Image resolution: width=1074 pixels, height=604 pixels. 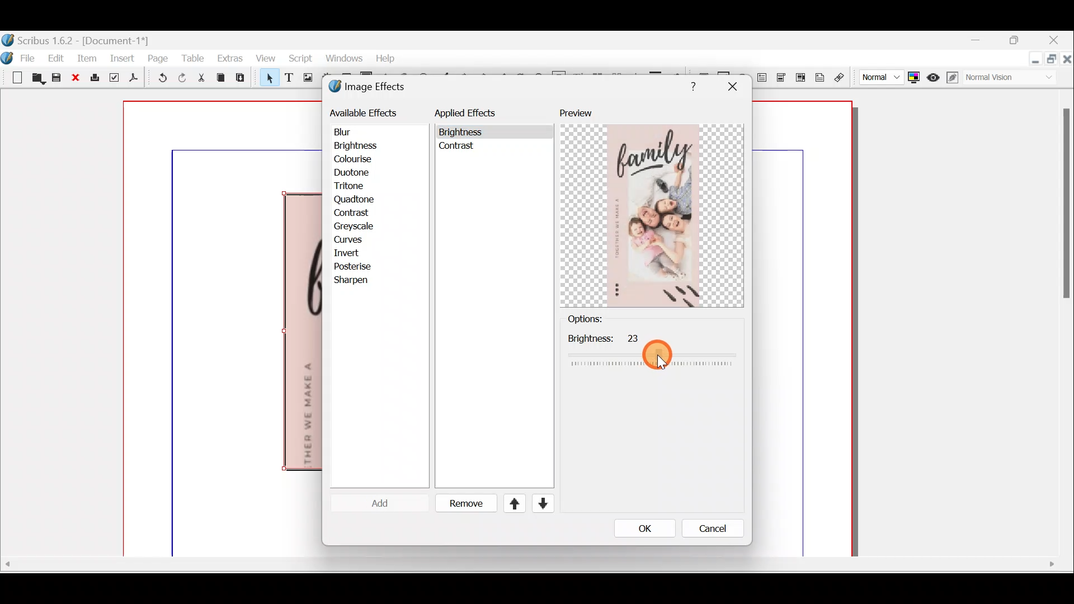 What do you see at coordinates (463, 133) in the screenshot?
I see `brightness` at bounding box center [463, 133].